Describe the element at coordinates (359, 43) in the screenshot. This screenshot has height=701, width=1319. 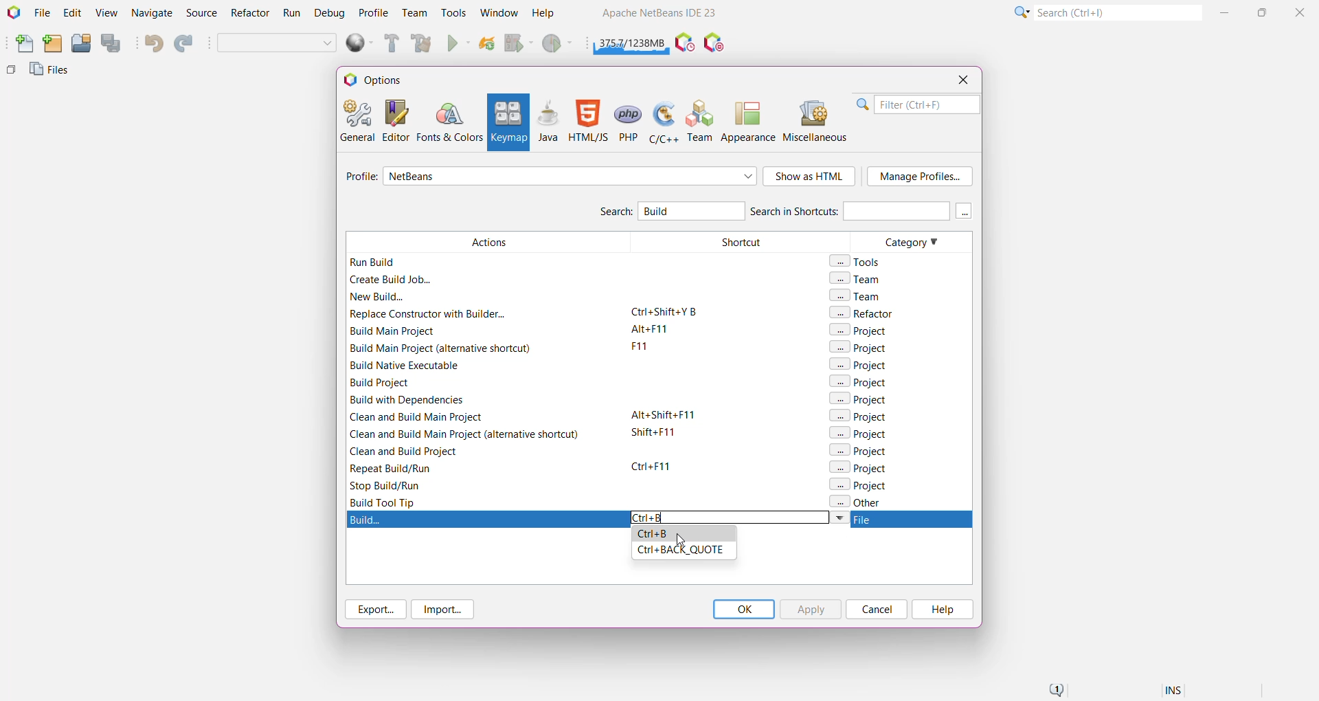
I see `` at that location.